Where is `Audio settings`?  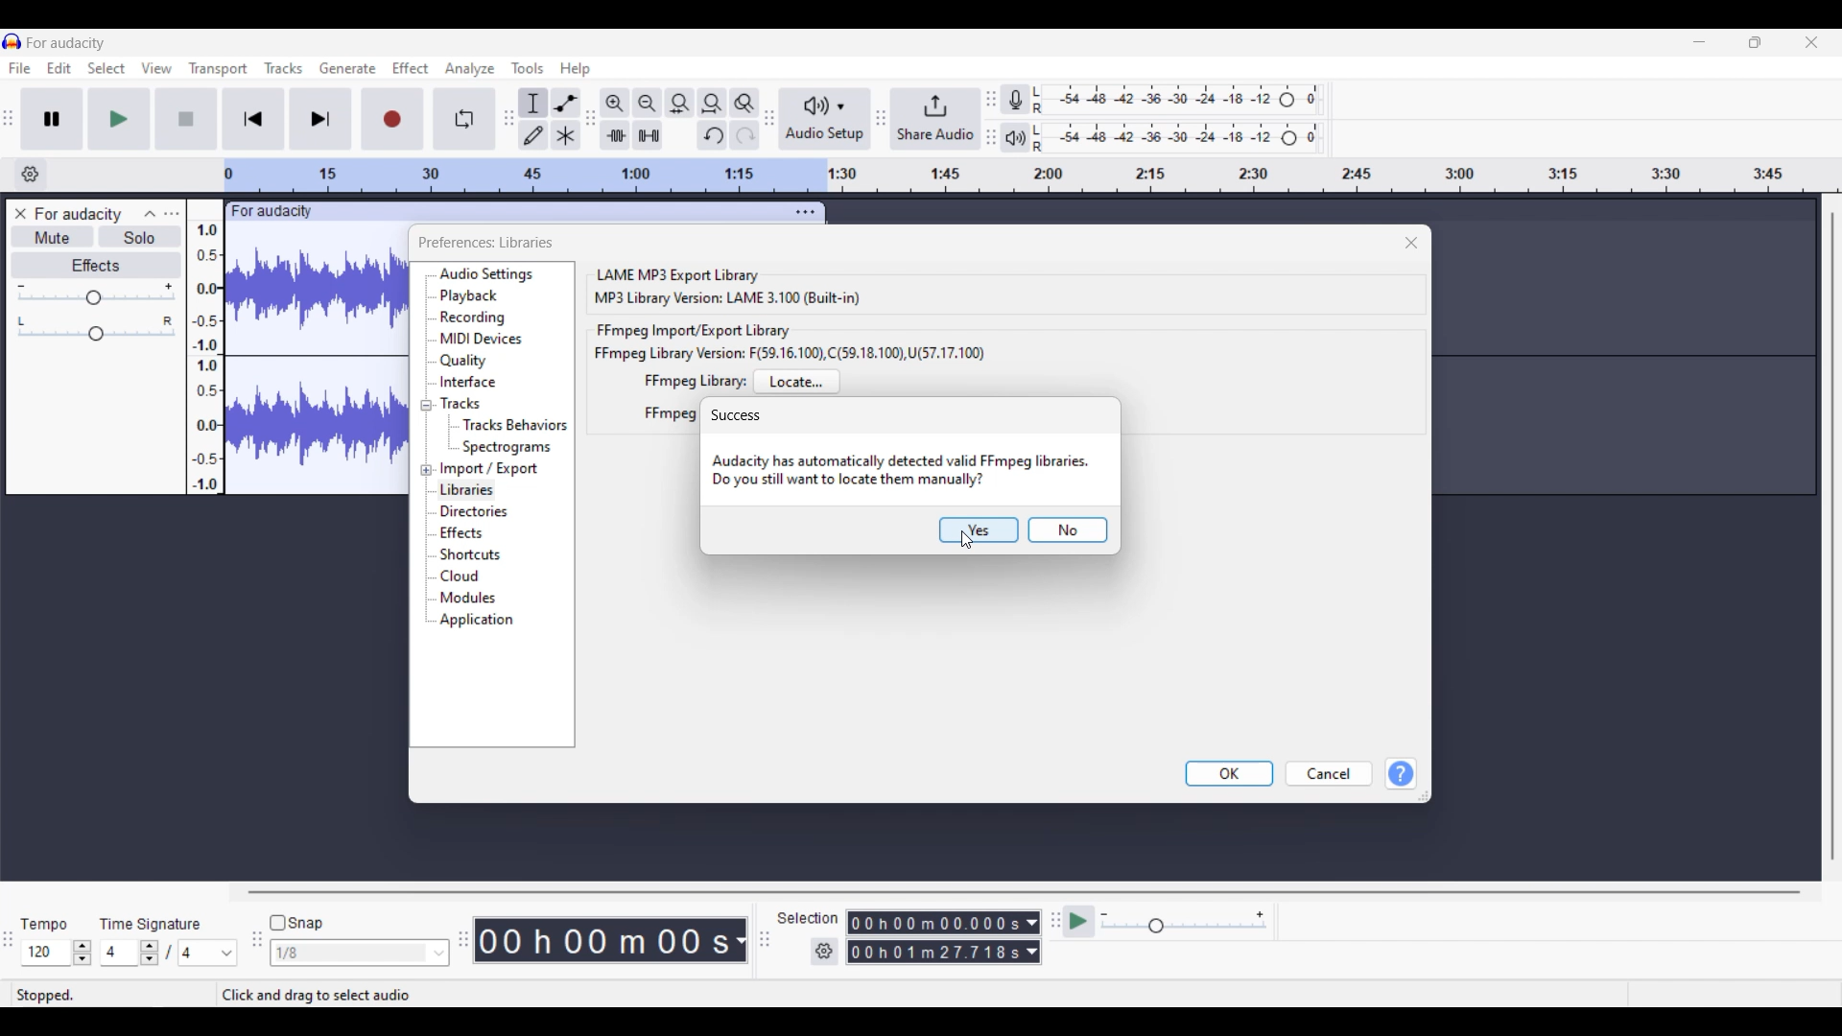
Audio settings is located at coordinates (487, 274).